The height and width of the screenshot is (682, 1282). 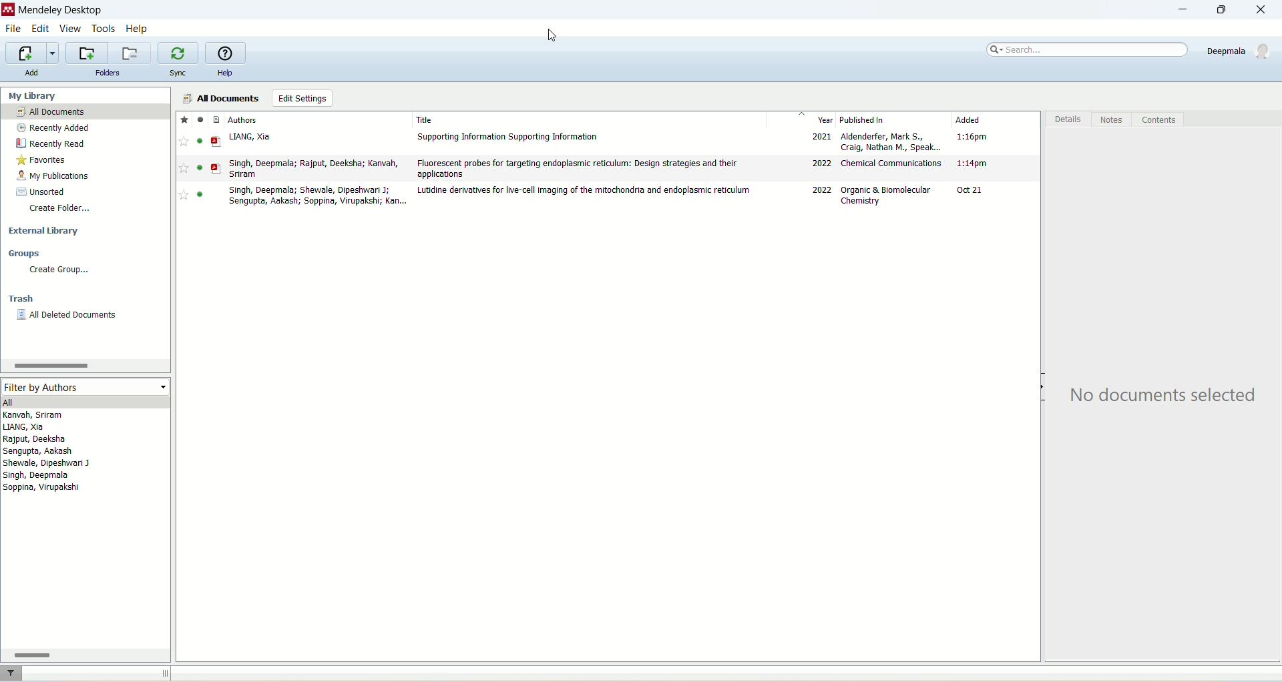 I want to click on Lutidine derivatives for live-cell imaging of the mitochondria and endoplasmic reticulum, so click(x=584, y=191).